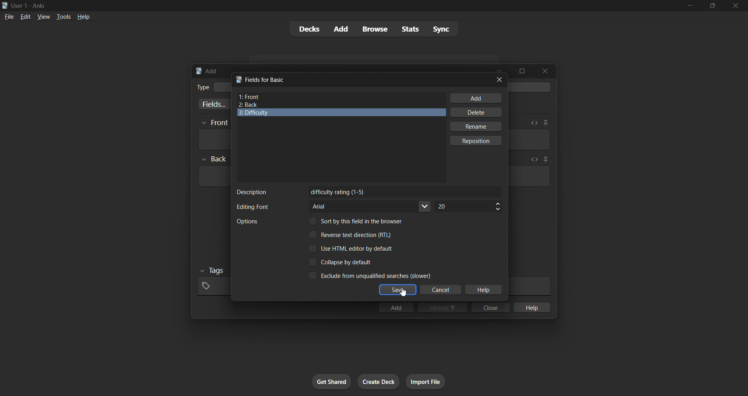 The width and height of the screenshot is (748, 396). Describe the element at coordinates (529, 286) in the screenshot. I see `Card tags input` at that location.